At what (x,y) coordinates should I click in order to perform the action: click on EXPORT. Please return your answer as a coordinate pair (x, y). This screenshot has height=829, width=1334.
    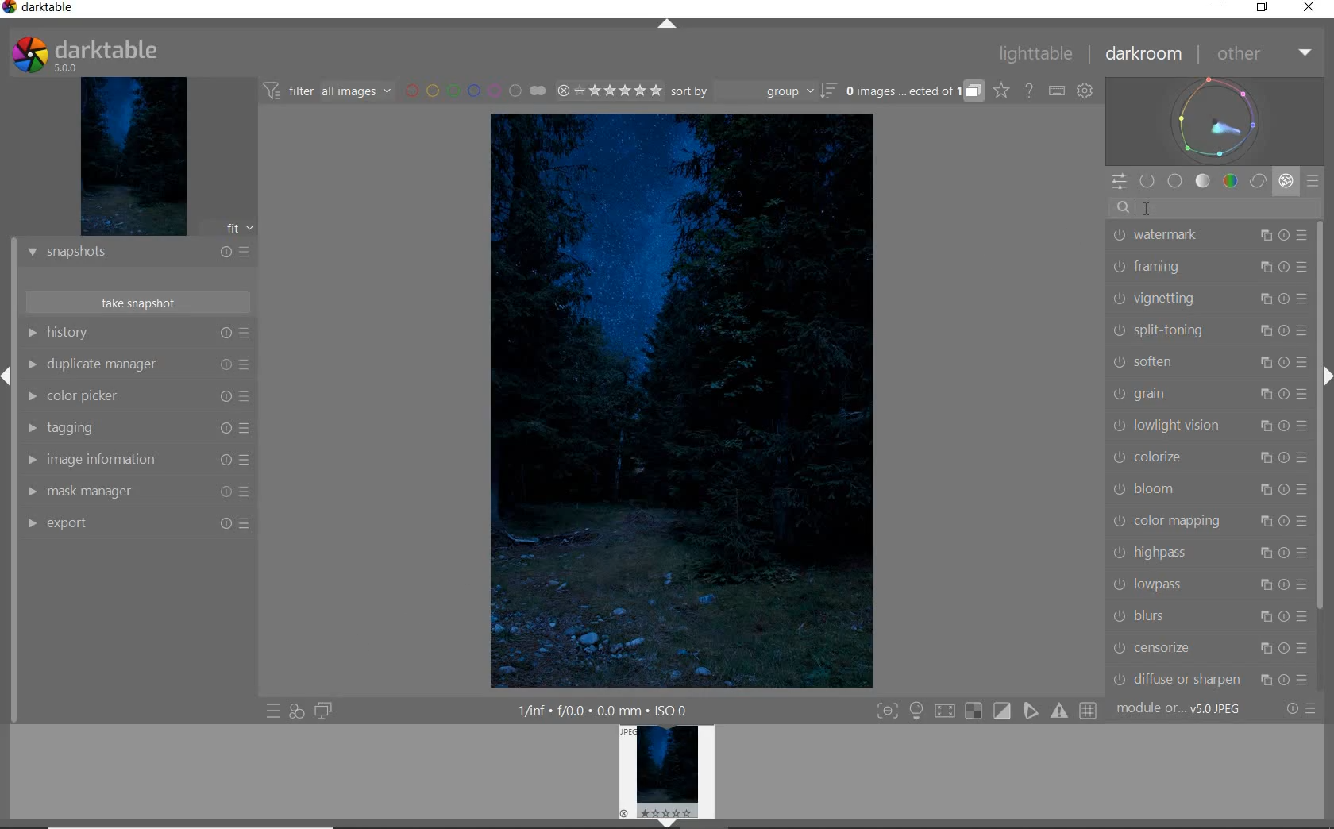
    Looking at the image, I should click on (137, 525).